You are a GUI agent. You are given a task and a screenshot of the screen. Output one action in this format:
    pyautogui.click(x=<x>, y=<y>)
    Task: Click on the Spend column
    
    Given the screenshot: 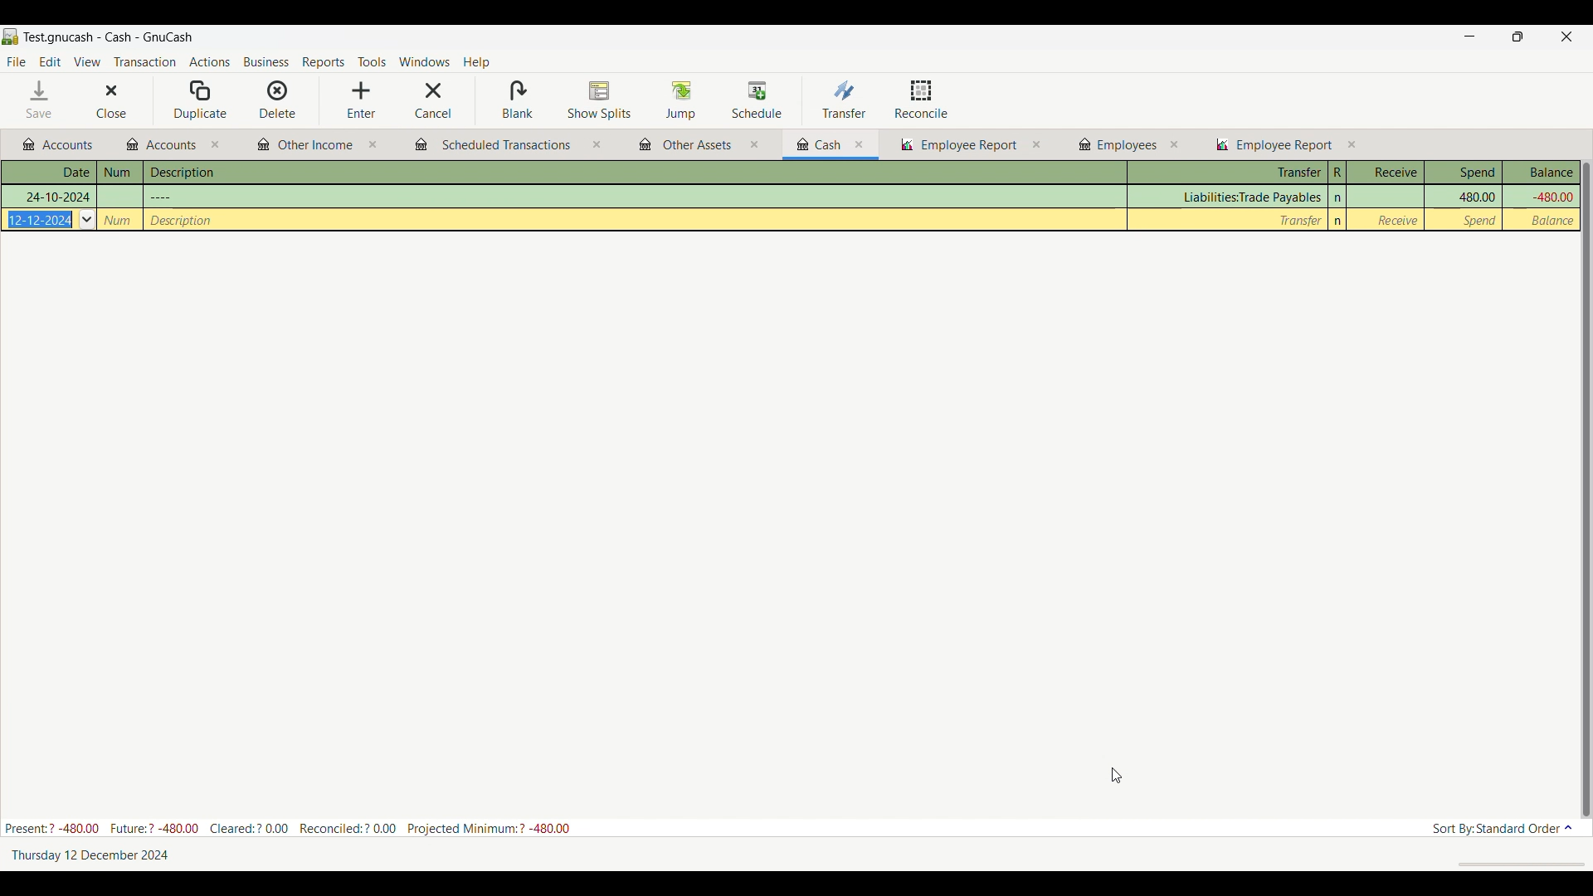 What is the action you would take?
    pyautogui.click(x=1481, y=220)
    